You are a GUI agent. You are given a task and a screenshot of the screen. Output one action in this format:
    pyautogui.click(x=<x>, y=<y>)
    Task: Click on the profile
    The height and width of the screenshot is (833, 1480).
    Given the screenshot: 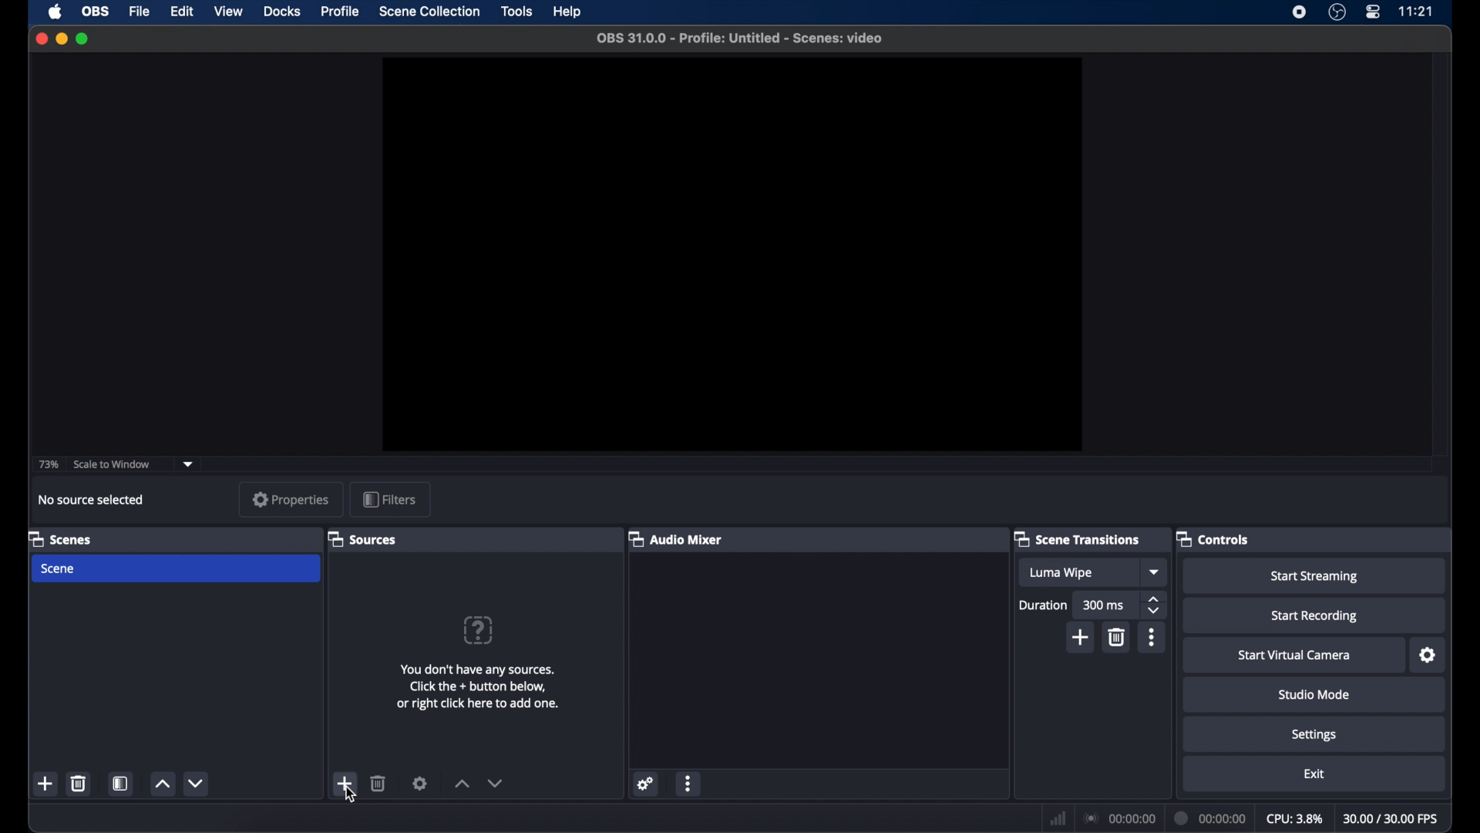 What is the action you would take?
    pyautogui.click(x=341, y=12)
    